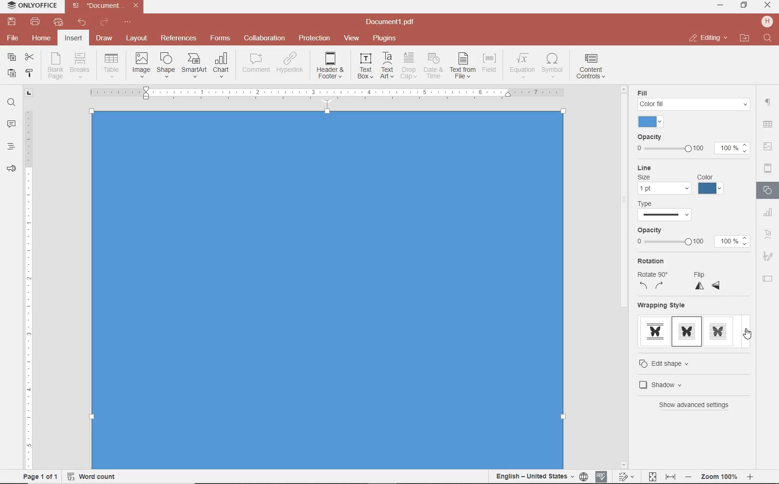  I want to click on SHADOW, so click(663, 386).